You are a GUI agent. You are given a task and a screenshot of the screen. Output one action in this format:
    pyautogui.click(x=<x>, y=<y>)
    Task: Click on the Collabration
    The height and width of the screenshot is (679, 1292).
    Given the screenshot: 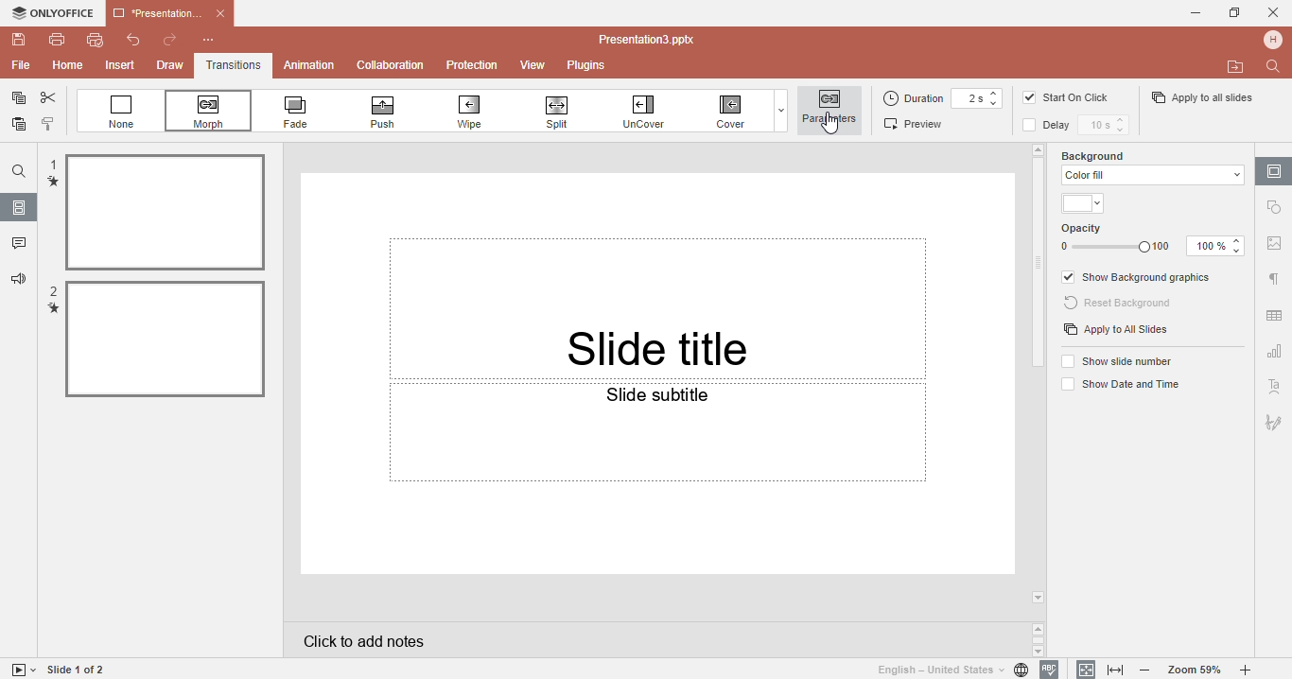 What is the action you would take?
    pyautogui.click(x=391, y=66)
    